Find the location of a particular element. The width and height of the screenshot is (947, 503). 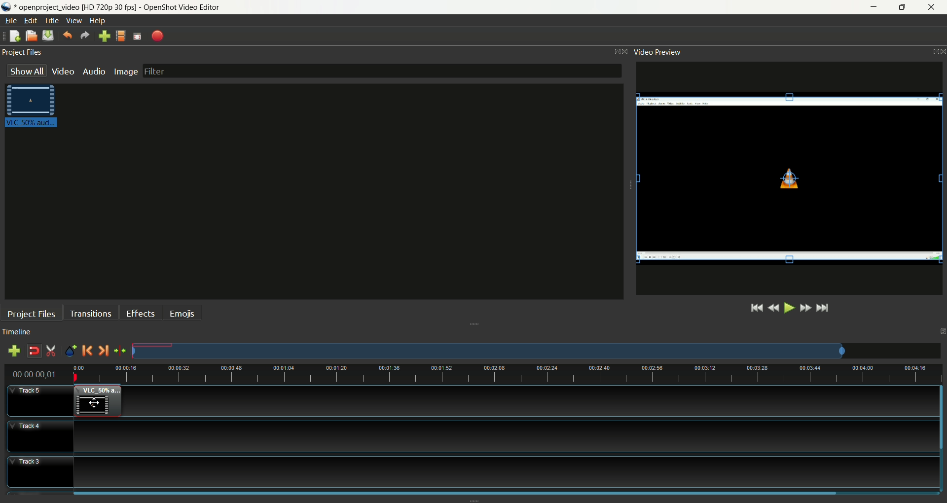

save project is located at coordinates (46, 36).